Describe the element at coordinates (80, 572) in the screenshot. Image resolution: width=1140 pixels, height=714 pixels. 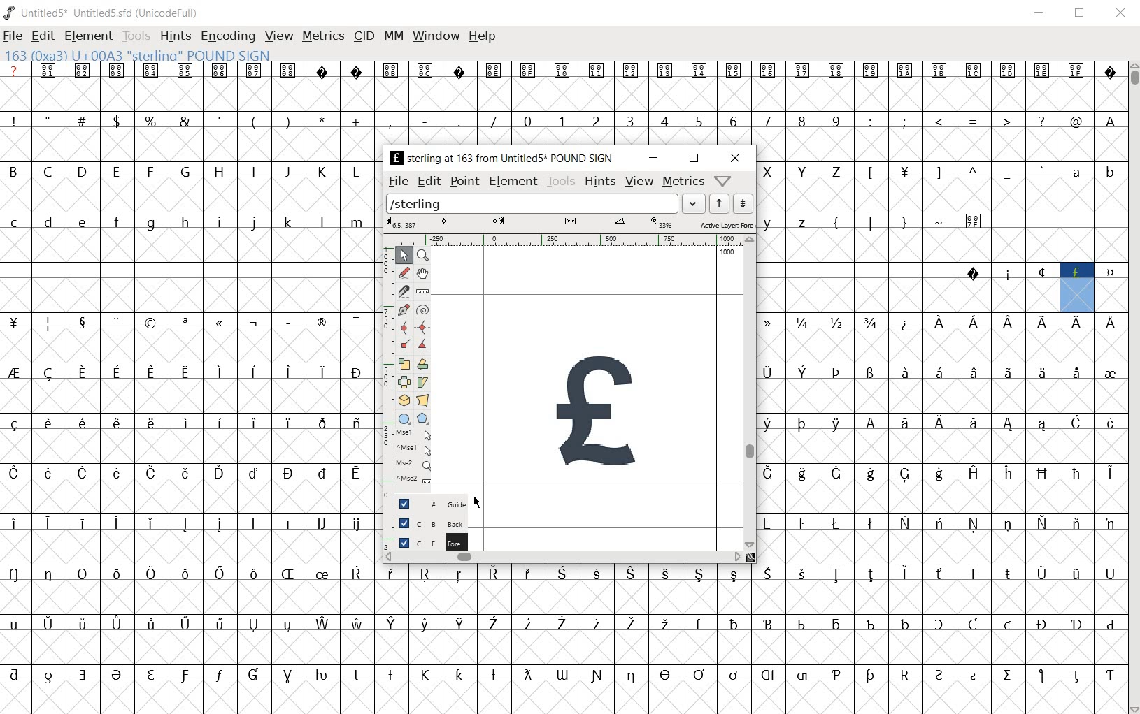
I see `Symbol` at that location.